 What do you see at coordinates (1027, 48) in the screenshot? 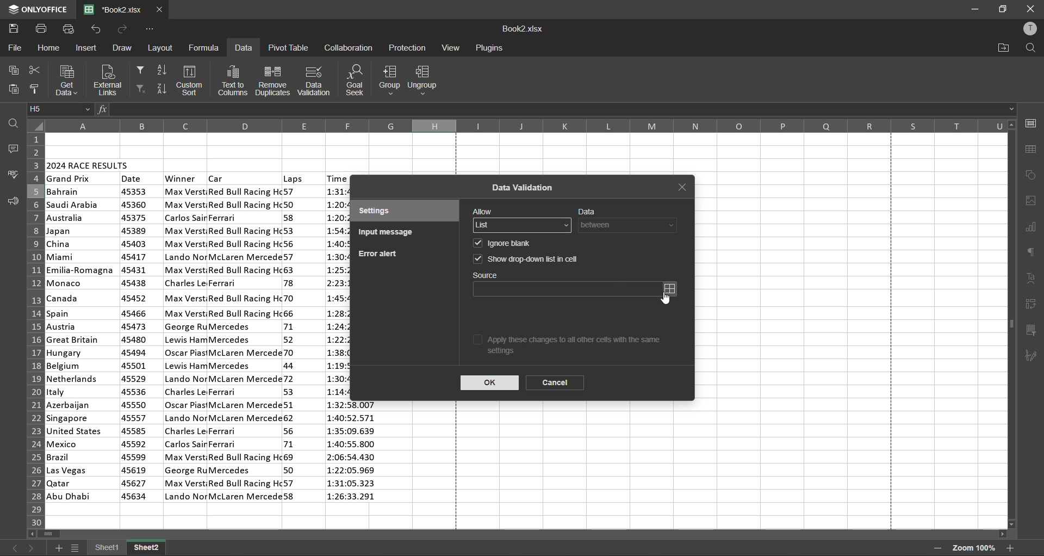
I see `find` at bounding box center [1027, 48].